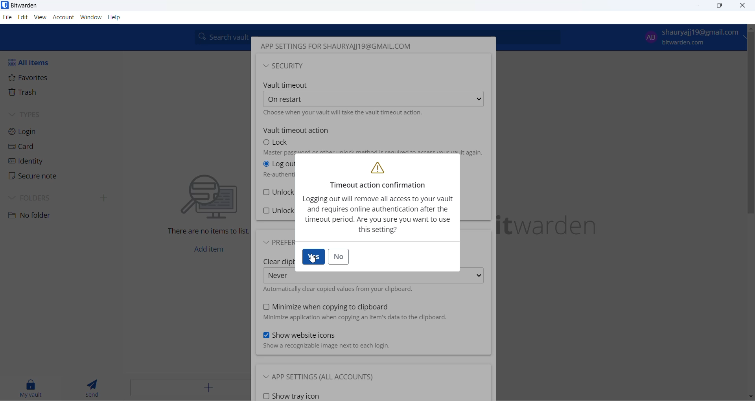 This screenshot has height=401, width=755. What do you see at coordinates (31, 387) in the screenshot?
I see `my vault` at bounding box center [31, 387].